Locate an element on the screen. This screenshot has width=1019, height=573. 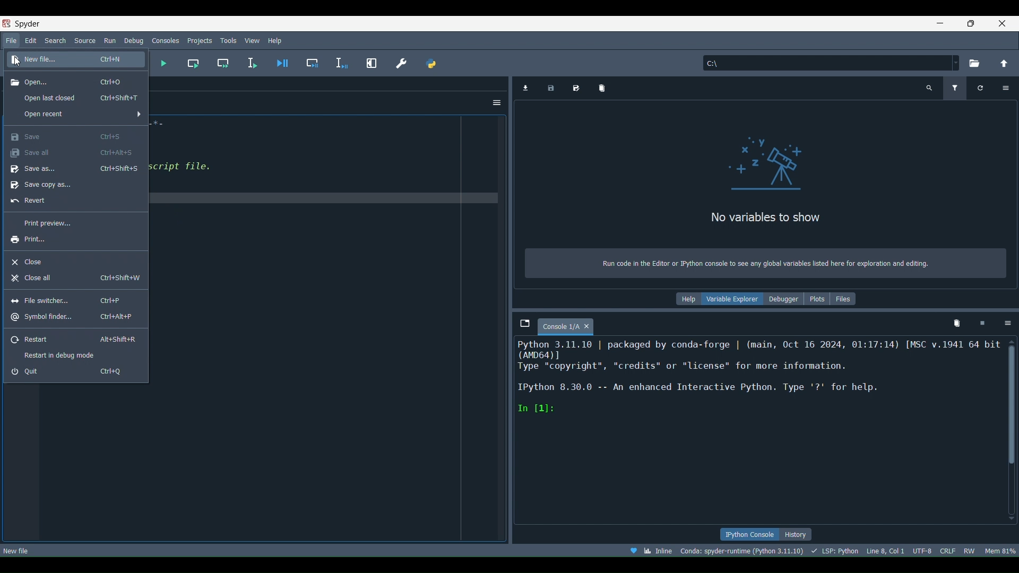
Change to parent directory is located at coordinates (1000, 64).